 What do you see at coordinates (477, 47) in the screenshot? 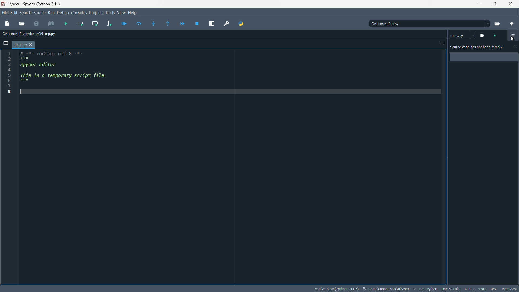
I see `Source code has not been rated yet.` at bounding box center [477, 47].